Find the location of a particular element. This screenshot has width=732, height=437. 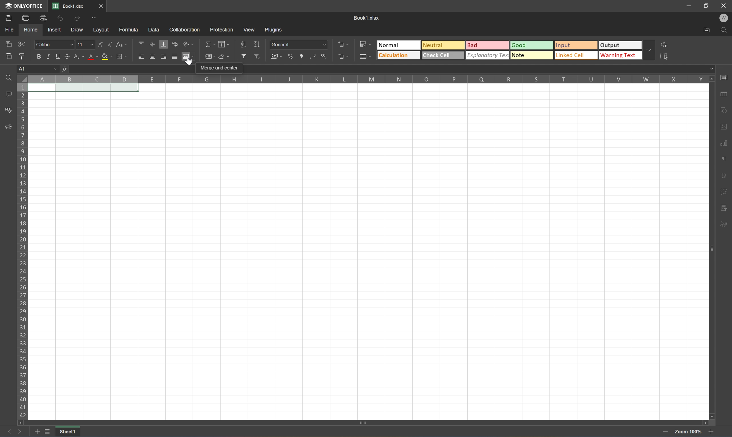

Restore down is located at coordinates (706, 6).